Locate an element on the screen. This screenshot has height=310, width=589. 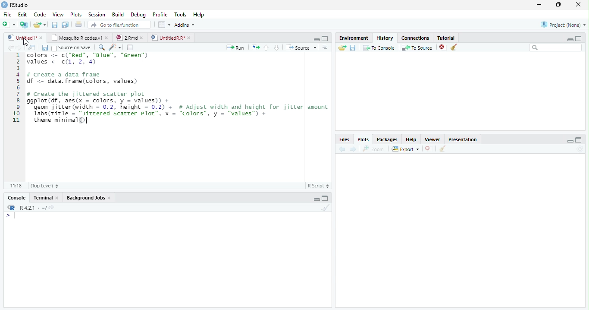
Clear all plots is located at coordinates (442, 149).